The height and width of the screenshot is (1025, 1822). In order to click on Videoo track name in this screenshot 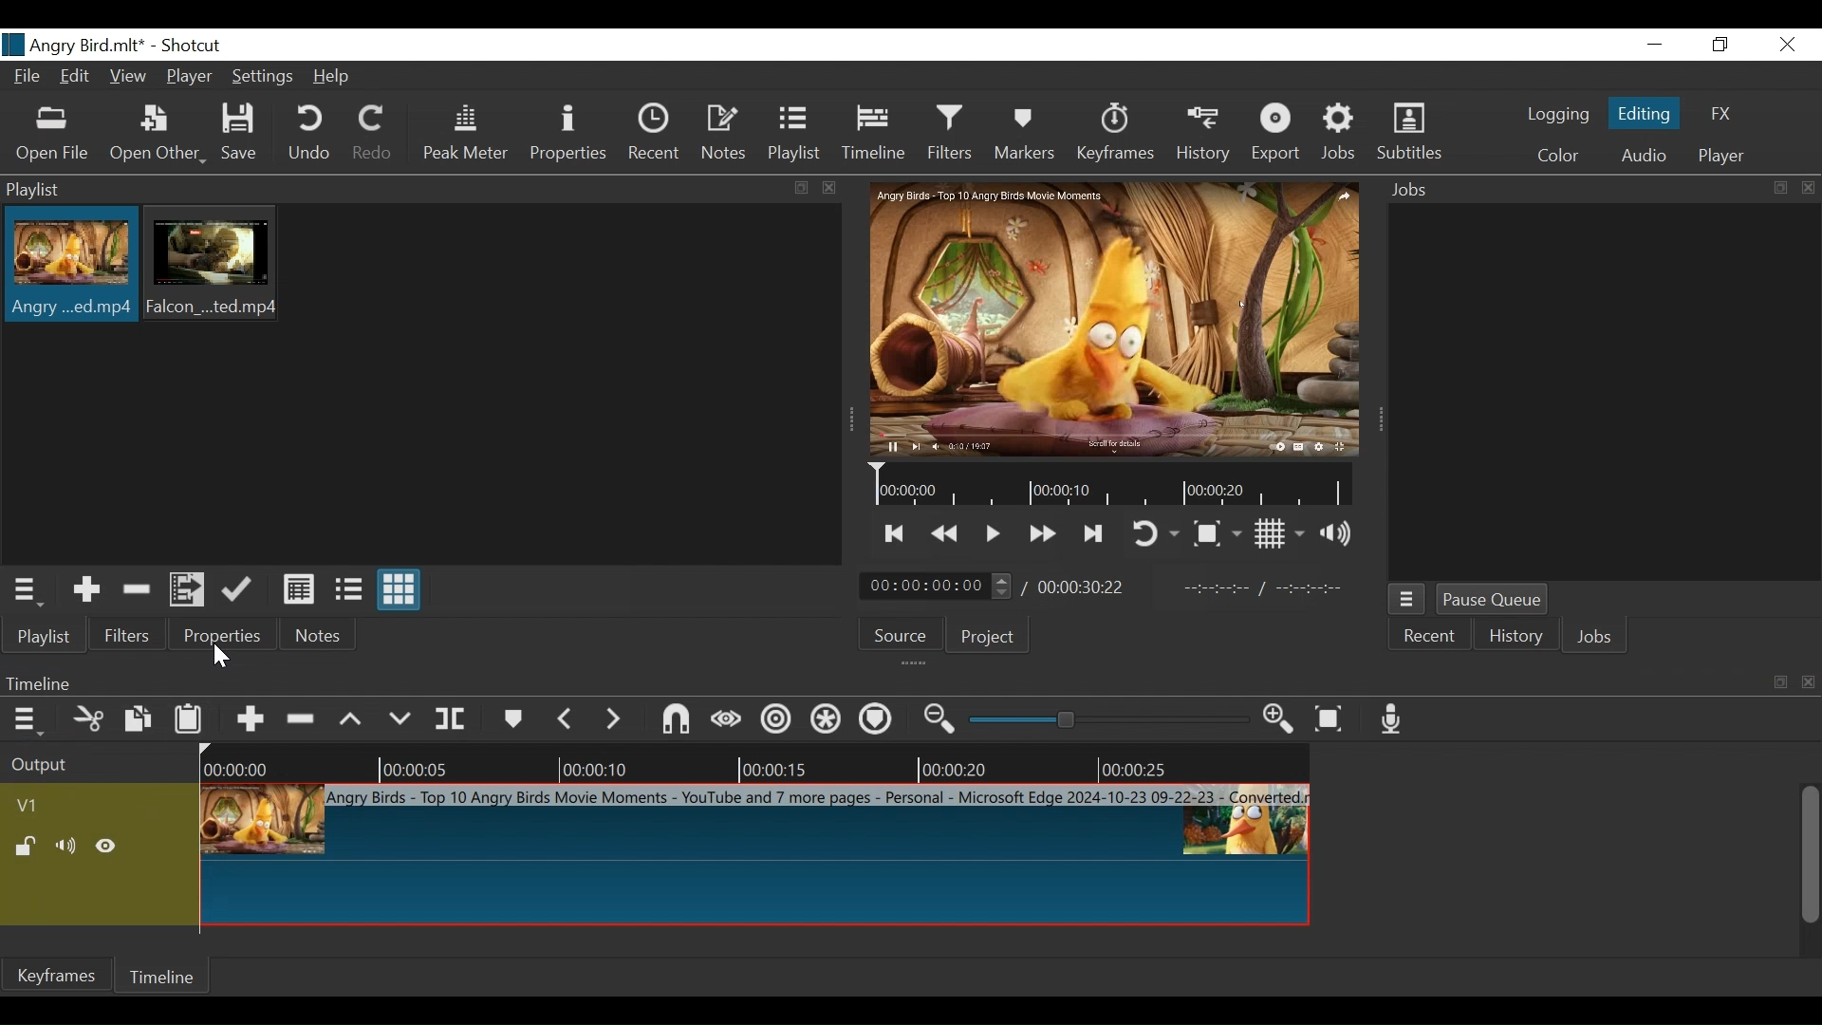, I will do `click(53, 807)`.